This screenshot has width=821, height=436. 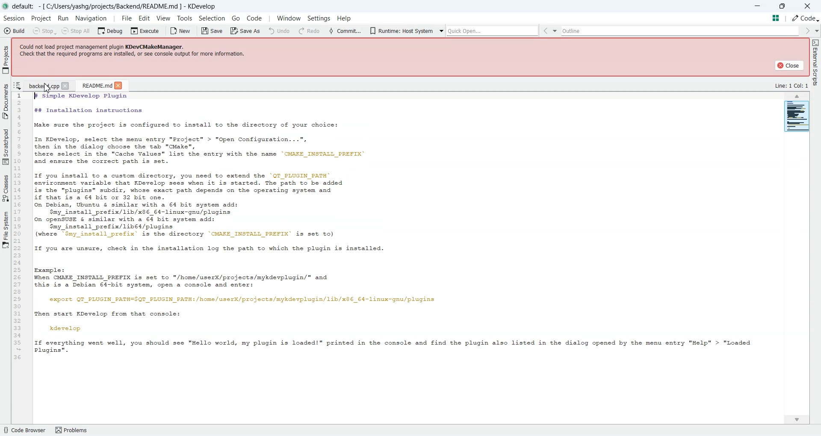 I want to click on Scroll down, so click(x=796, y=419).